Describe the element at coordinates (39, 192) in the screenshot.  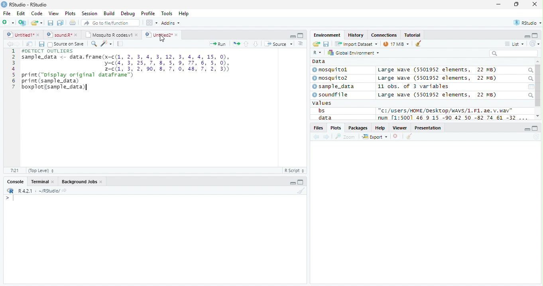
I see `R 4.2.1 - ~/RStudio/` at that location.